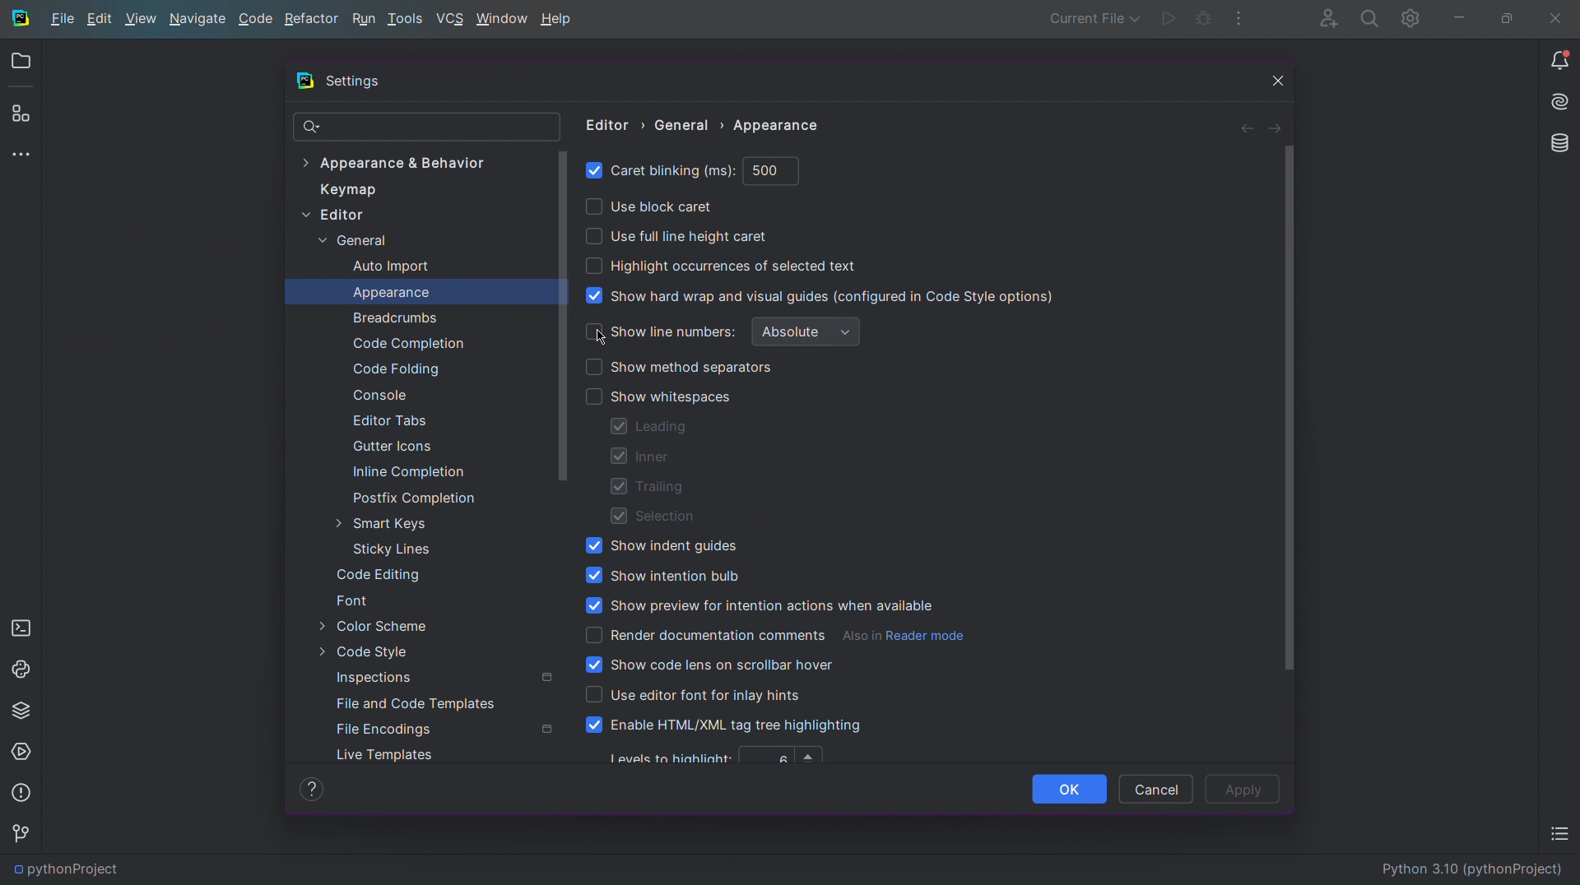  What do you see at coordinates (407, 18) in the screenshot?
I see `Tools` at bounding box center [407, 18].